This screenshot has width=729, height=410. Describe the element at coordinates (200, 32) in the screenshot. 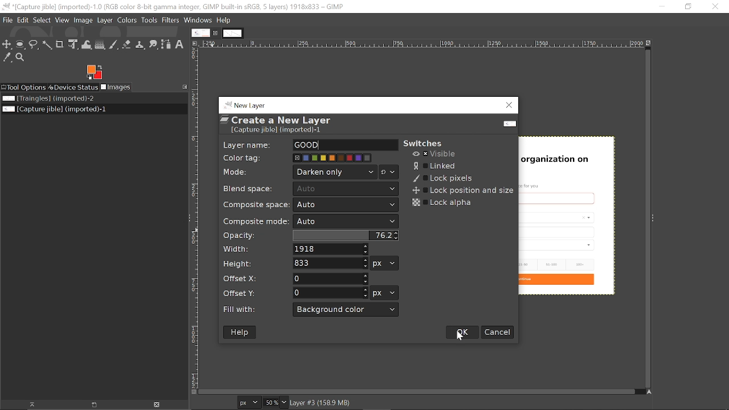

I see `Current tab` at that location.